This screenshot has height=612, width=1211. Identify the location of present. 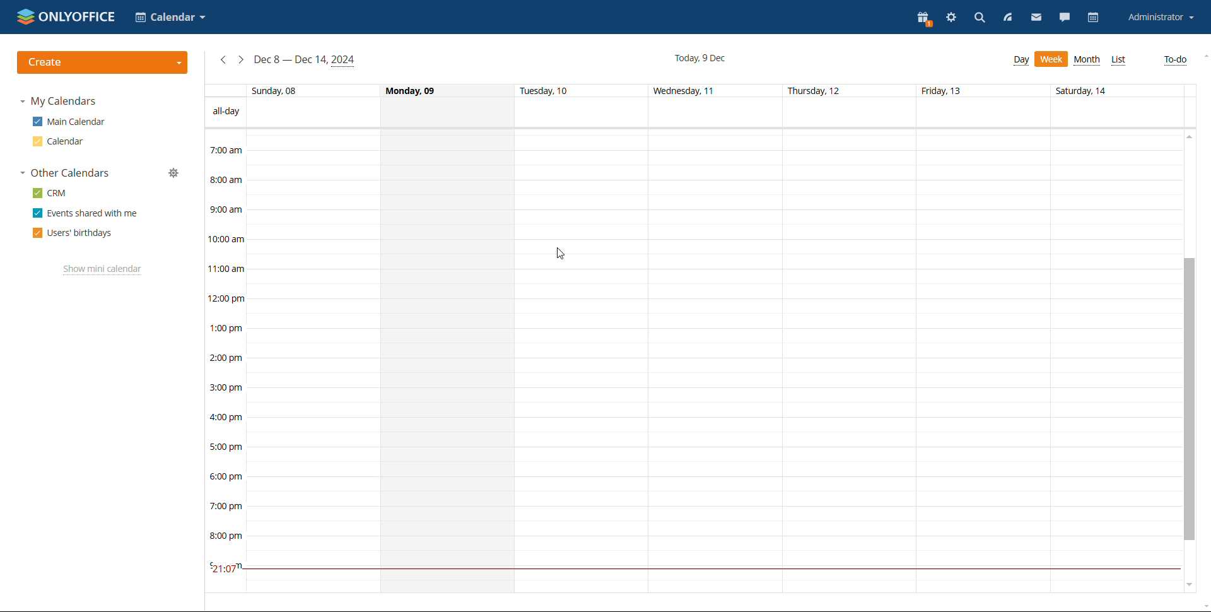
(925, 20).